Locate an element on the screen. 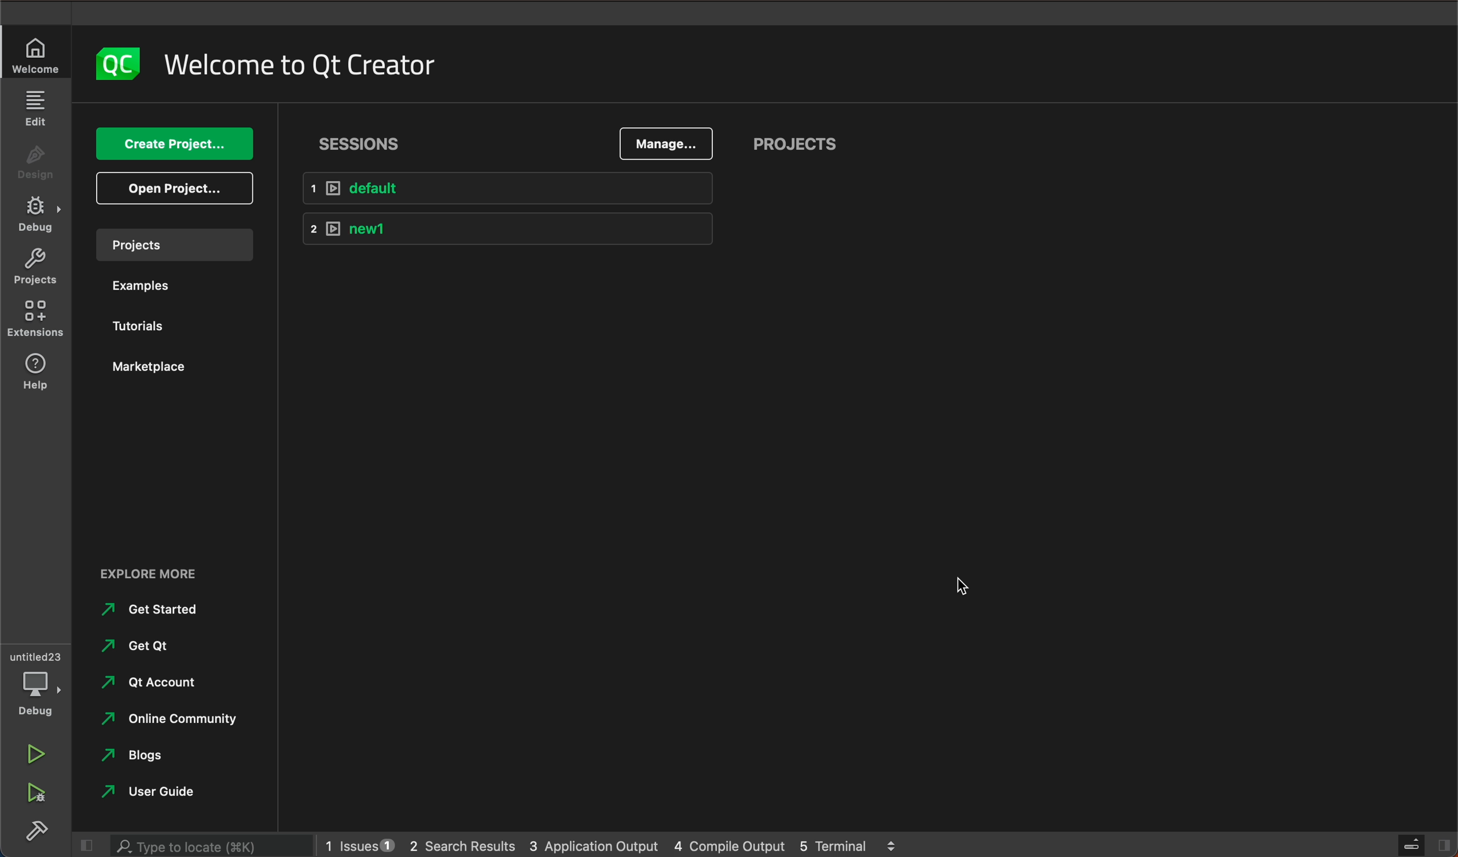 The width and height of the screenshot is (1458, 857). run is located at coordinates (34, 749).